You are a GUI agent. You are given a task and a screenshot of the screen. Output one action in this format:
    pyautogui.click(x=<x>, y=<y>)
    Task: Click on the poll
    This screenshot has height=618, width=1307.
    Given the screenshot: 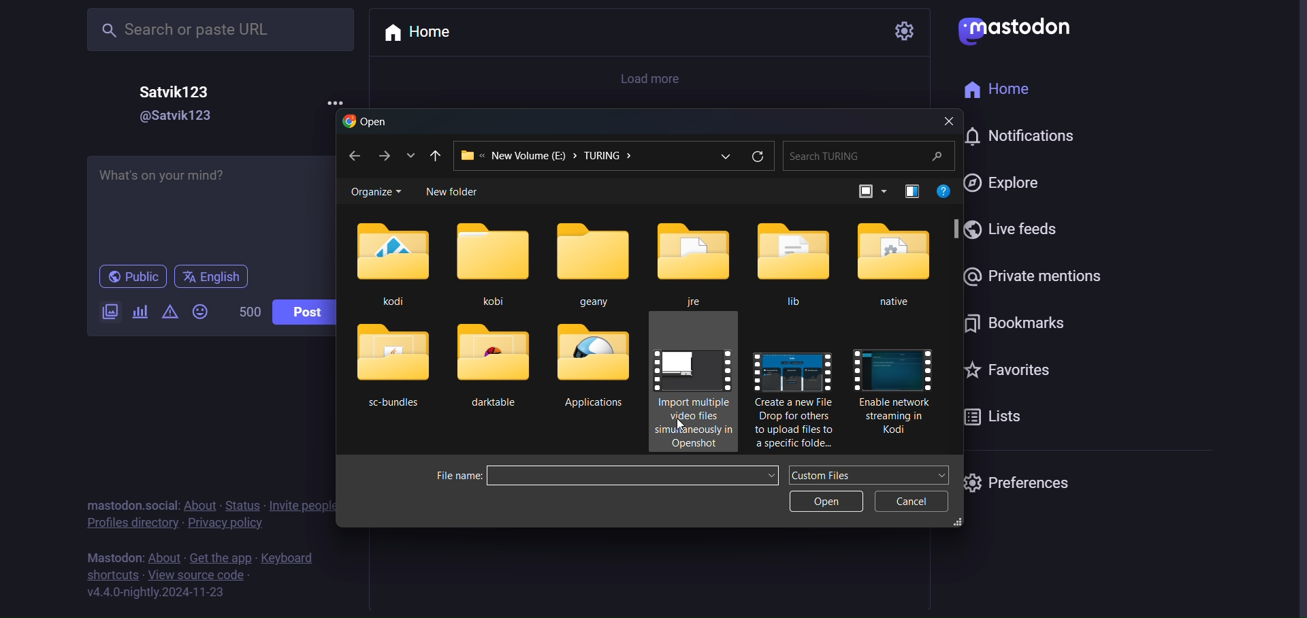 What is the action you would take?
    pyautogui.click(x=136, y=312)
    